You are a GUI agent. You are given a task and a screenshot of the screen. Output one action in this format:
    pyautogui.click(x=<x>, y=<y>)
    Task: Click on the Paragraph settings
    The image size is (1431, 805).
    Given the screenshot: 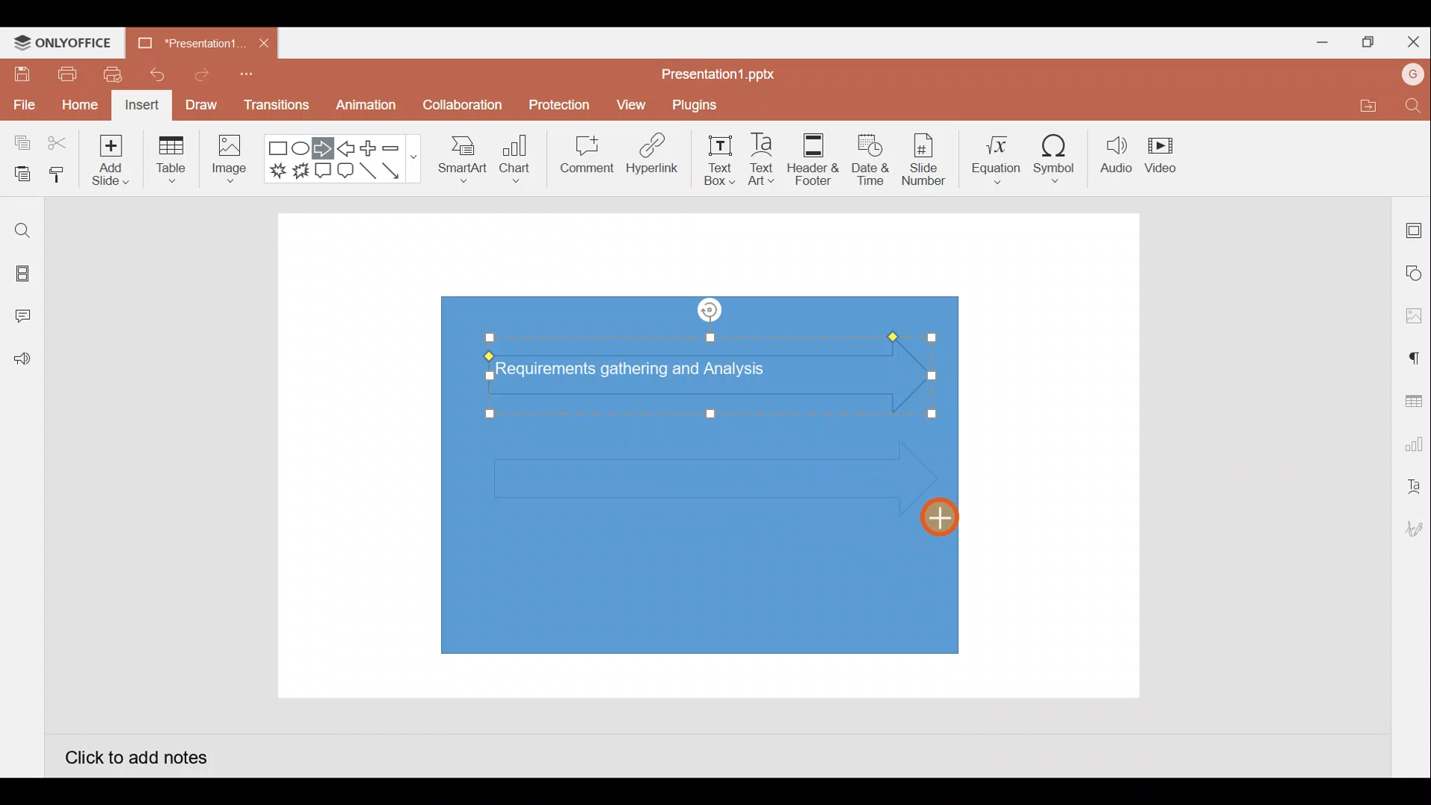 What is the action you would take?
    pyautogui.click(x=1413, y=356)
    